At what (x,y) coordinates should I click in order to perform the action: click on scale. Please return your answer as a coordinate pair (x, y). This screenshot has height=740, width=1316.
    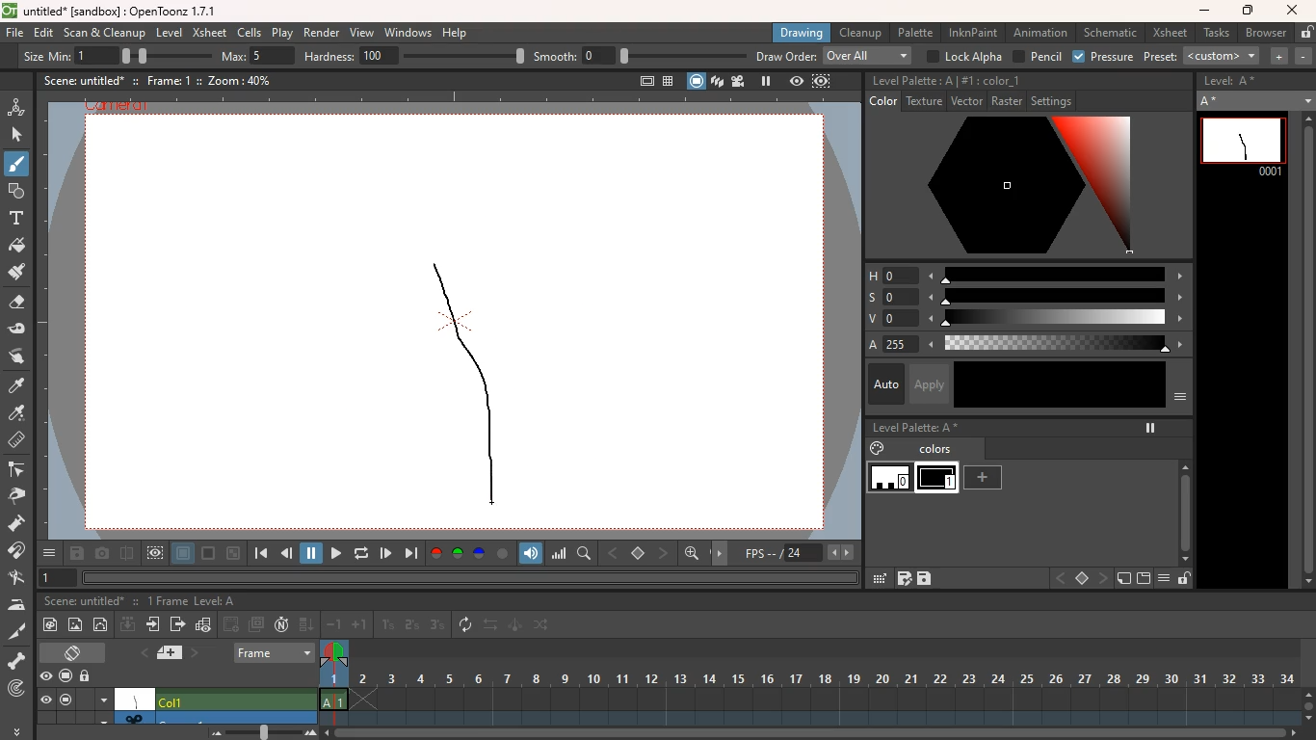
    Looking at the image, I should click on (1056, 274).